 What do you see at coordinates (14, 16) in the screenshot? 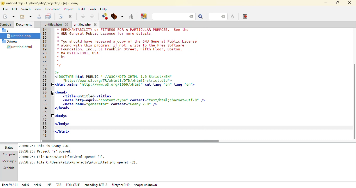
I see `open file` at bounding box center [14, 16].